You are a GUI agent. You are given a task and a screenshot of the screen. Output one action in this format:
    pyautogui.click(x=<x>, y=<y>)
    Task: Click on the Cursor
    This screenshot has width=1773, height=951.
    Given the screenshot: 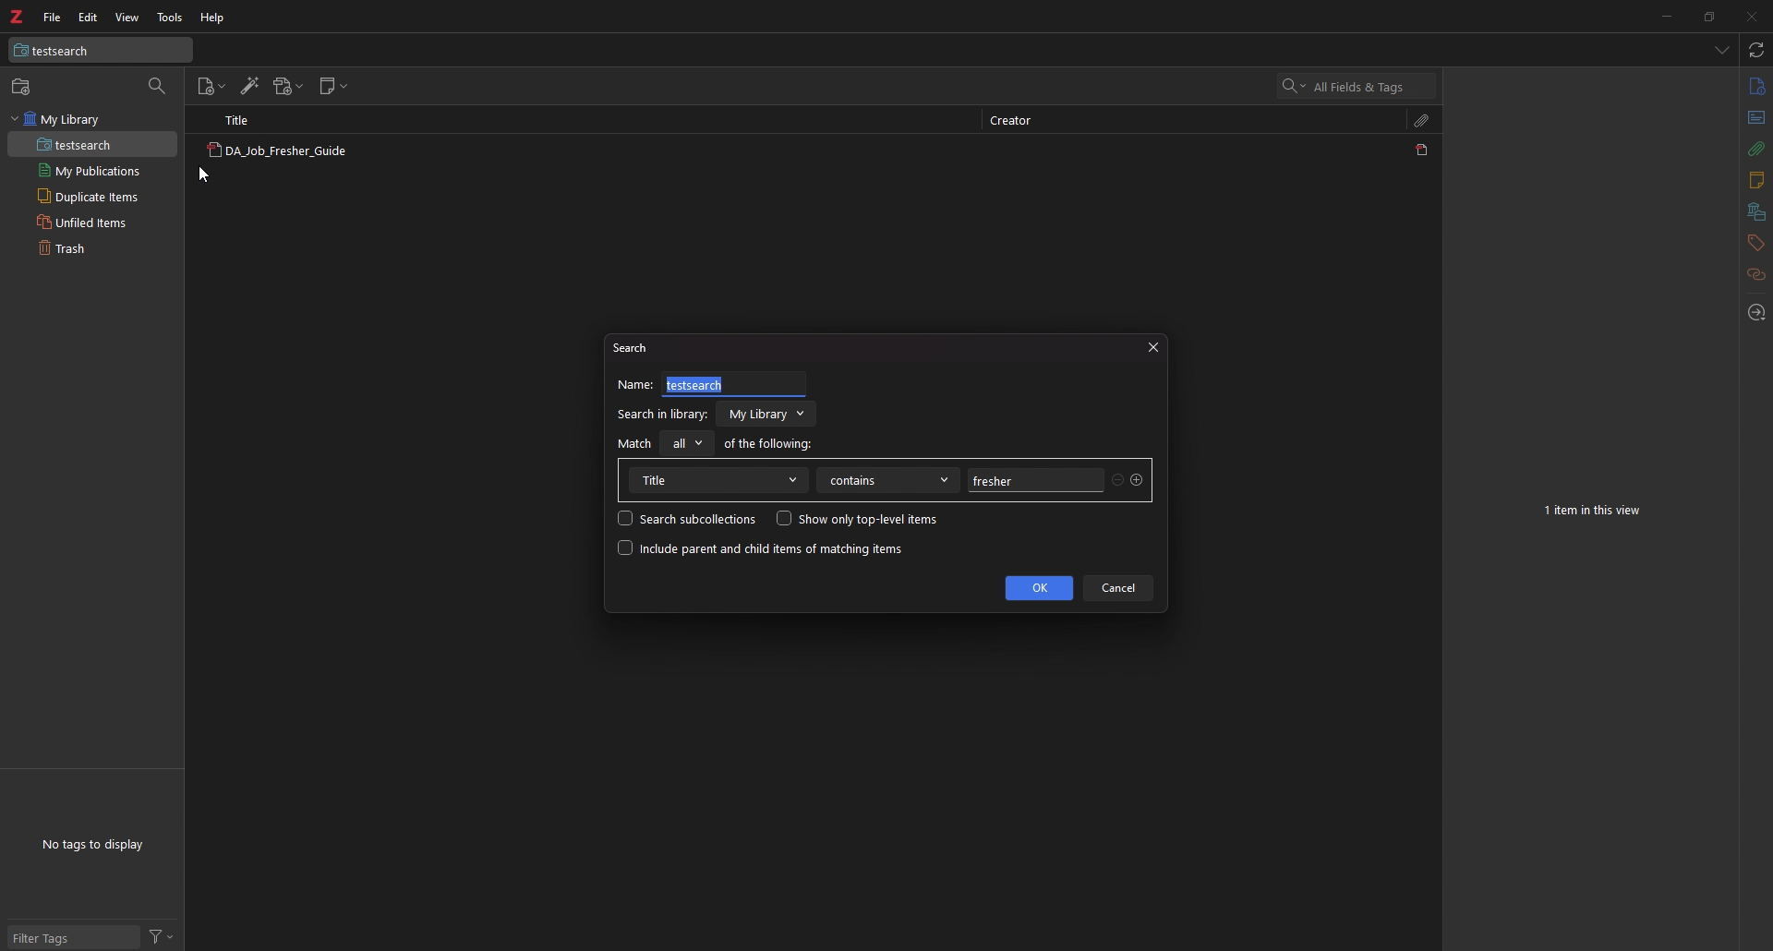 What is the action you would take?
    pyautogui.click(x=203, y=175)
    